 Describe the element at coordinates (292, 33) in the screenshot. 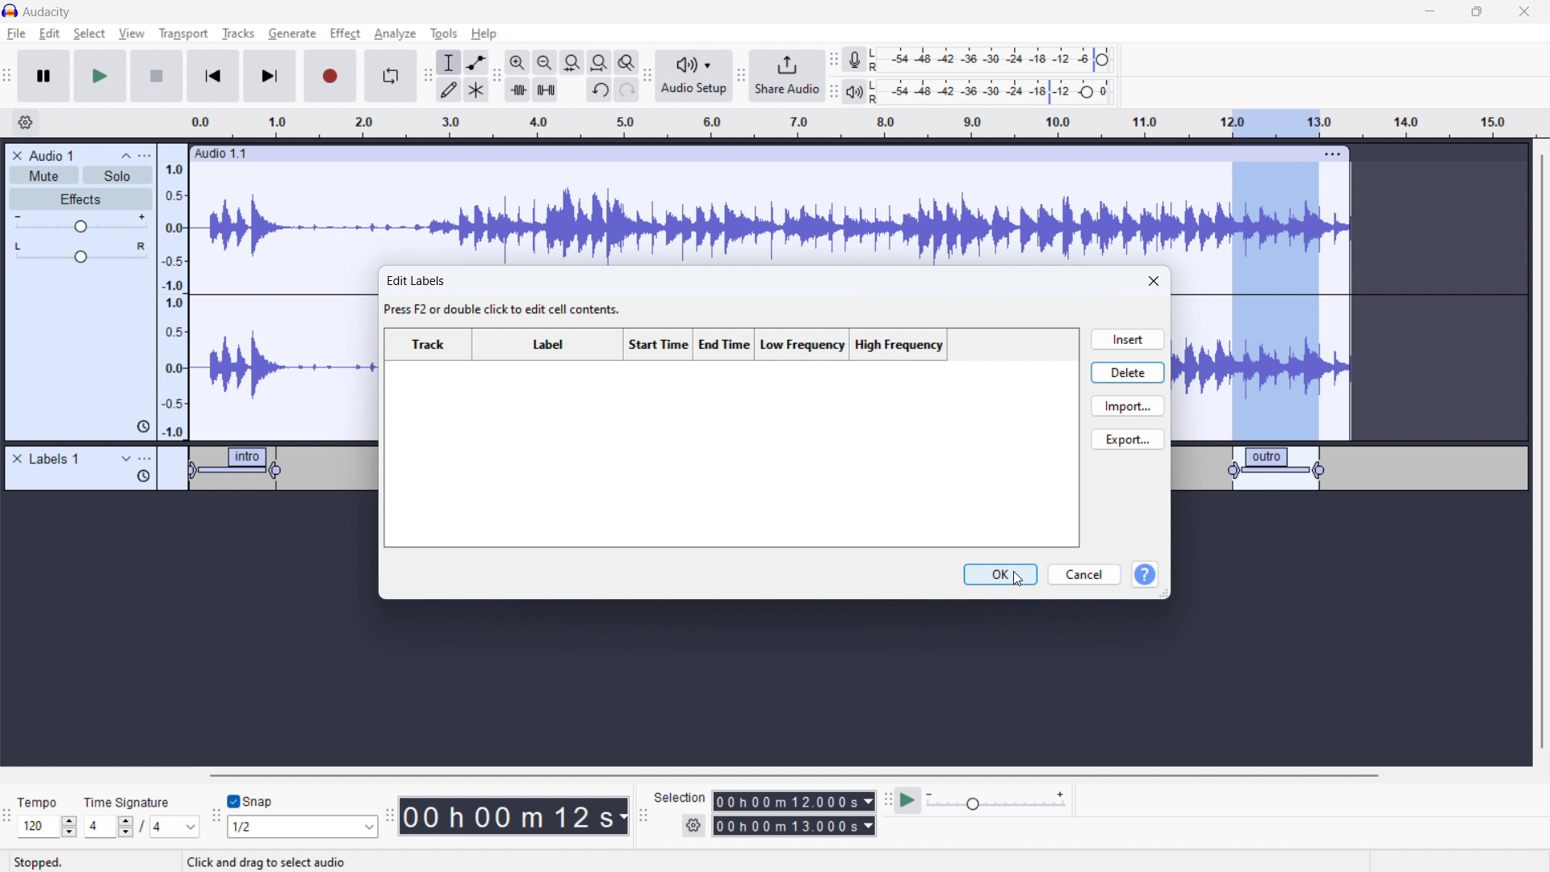

I see `generate` at that location.